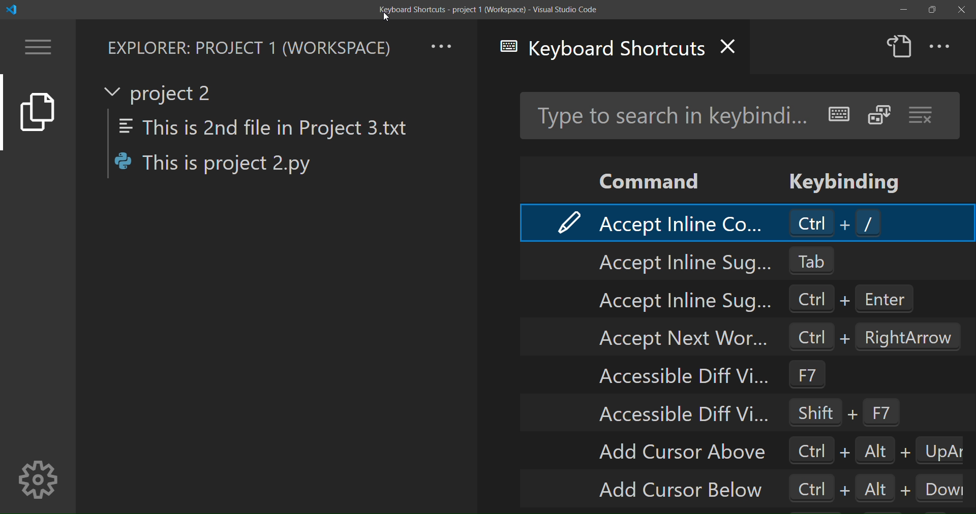 The width and height of the screenshot is (976, 514). Describe the element at coordinates (734, 45) in the screenshot. I see `close tab` at that location.